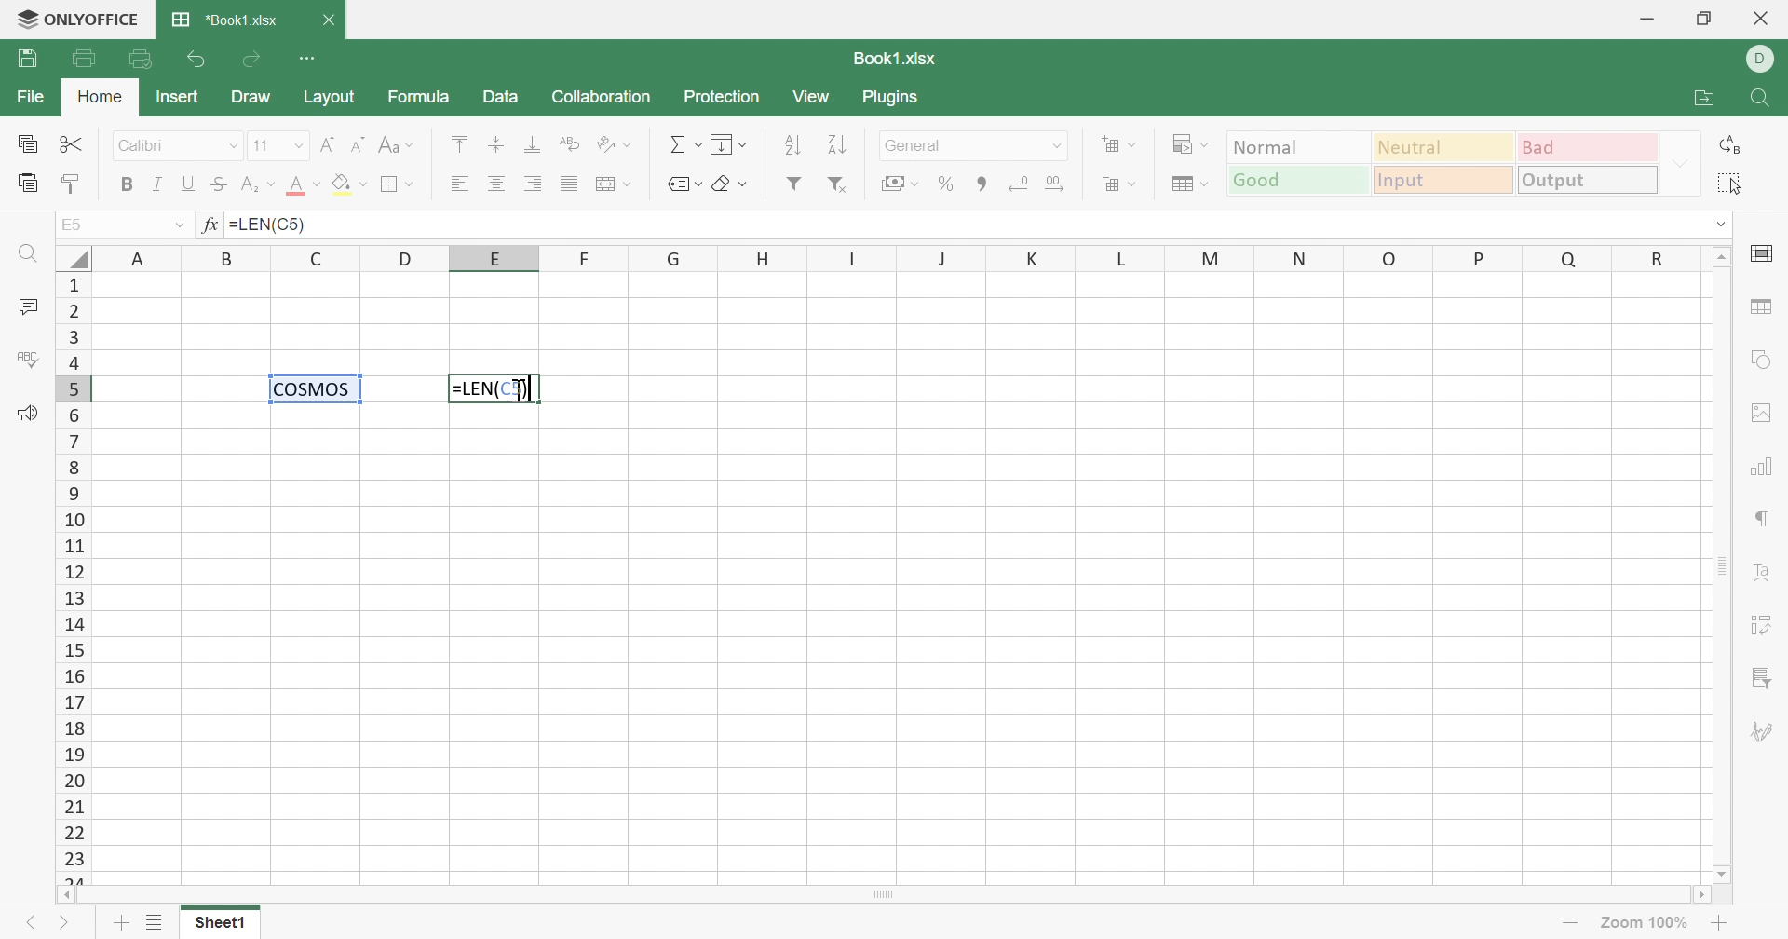  I want to click on Superscript / subscript, so click(260, 185).